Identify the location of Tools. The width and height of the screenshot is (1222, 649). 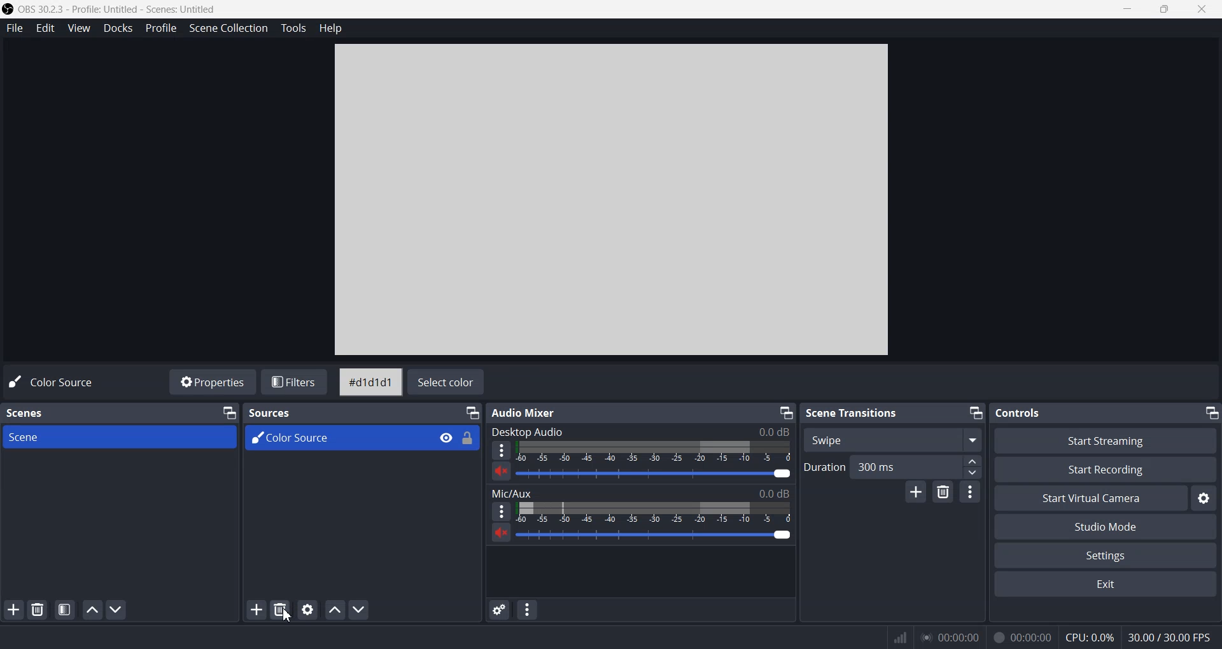
(293, 28).